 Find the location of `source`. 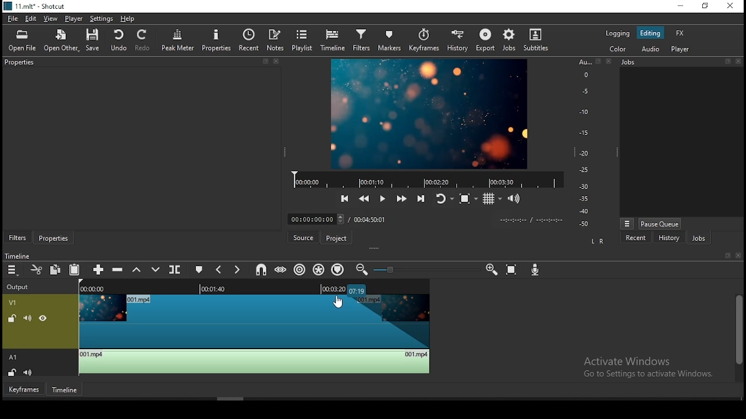

source is located at coordinates (302, 238).